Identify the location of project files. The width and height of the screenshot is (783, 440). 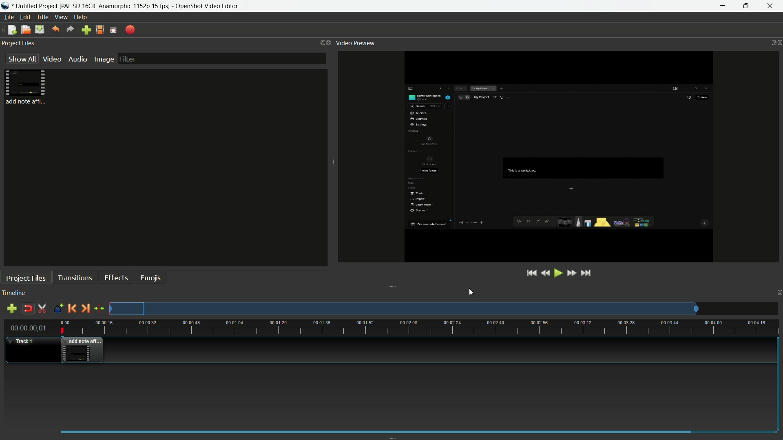
(19, 42).